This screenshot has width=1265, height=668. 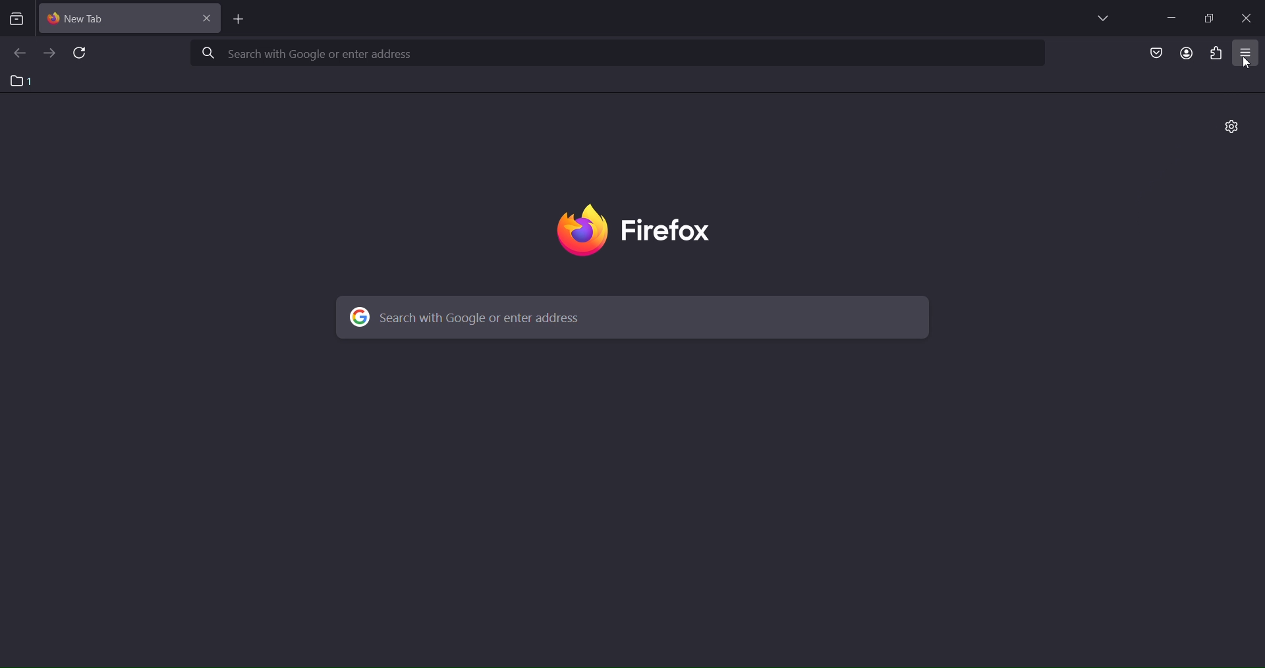 I want to click on personalize new tab, so click(x=1226, y=125).